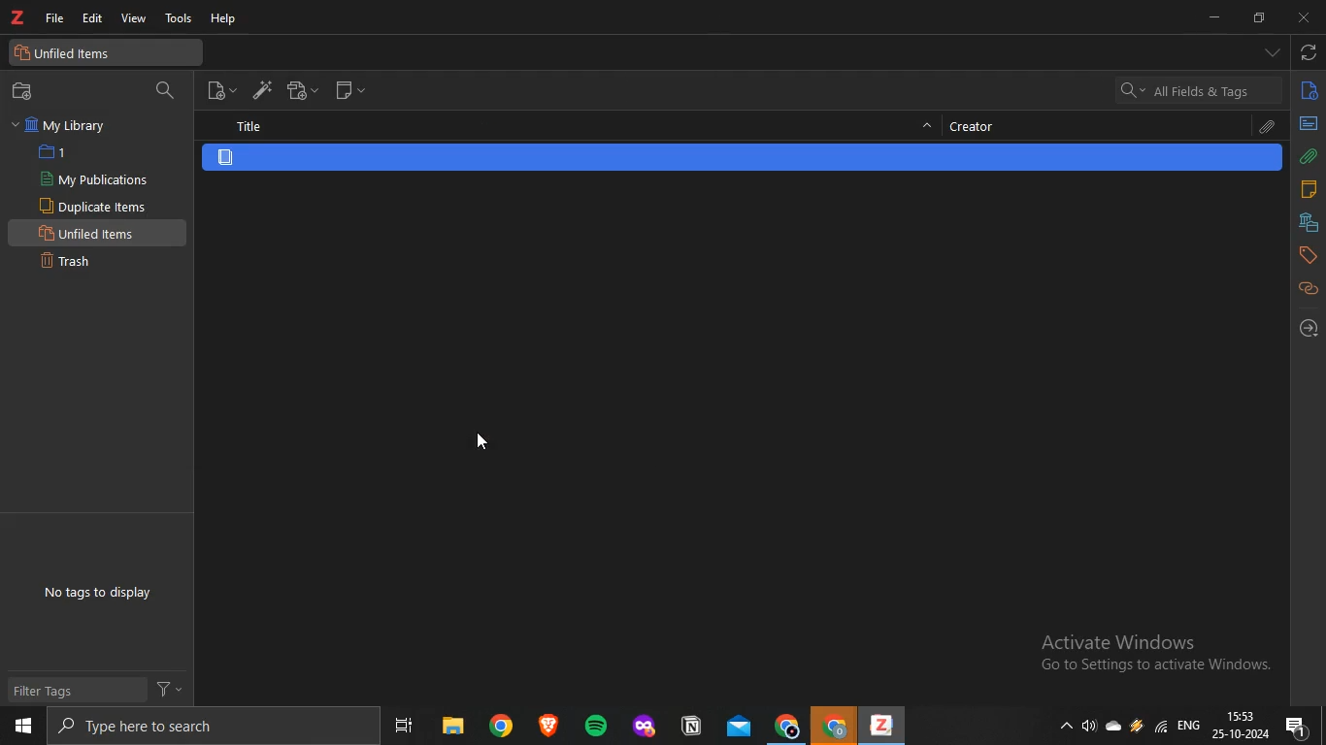  Describe the element at coordinates (62, 125) in the screenshot. I see `My Library` at that location.